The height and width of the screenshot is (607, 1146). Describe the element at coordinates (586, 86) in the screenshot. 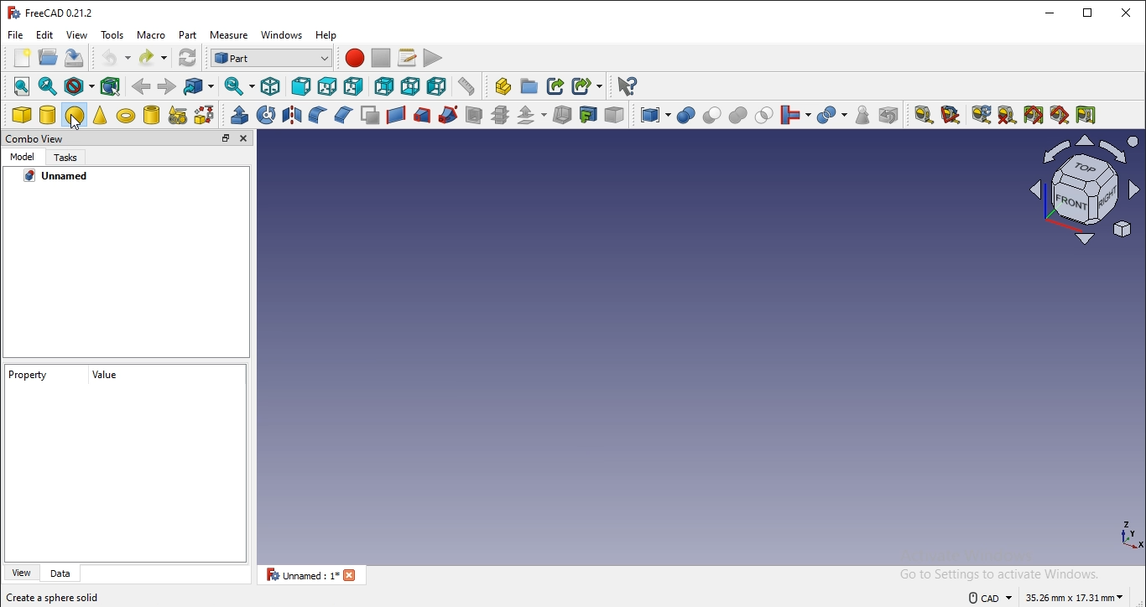

I see `make sublink` at that location.